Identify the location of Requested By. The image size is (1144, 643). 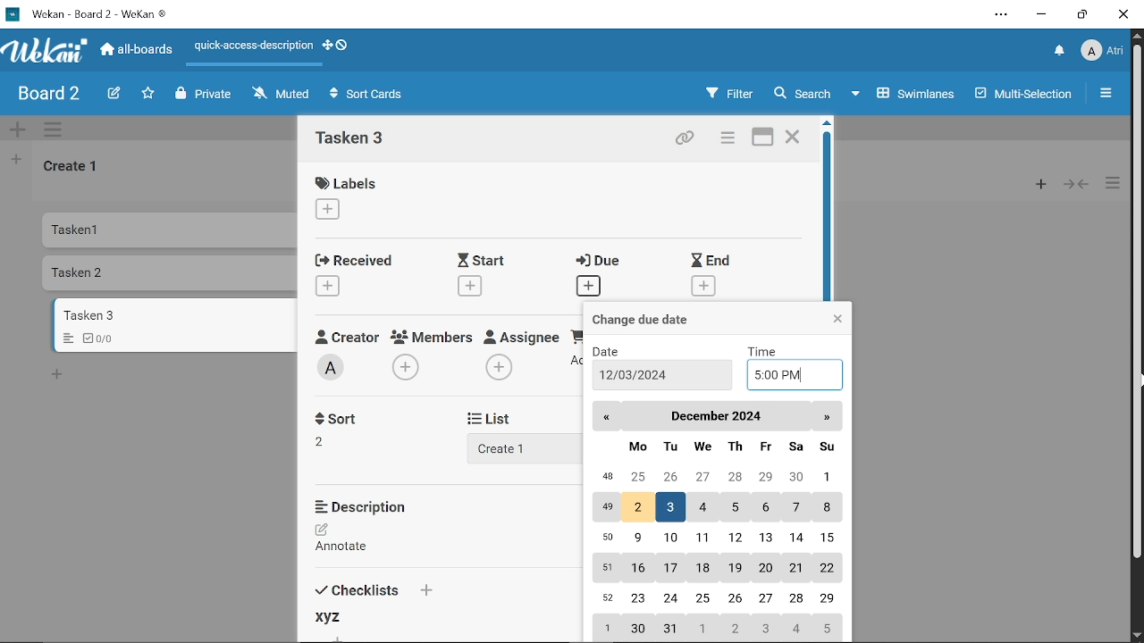
(576, 335).